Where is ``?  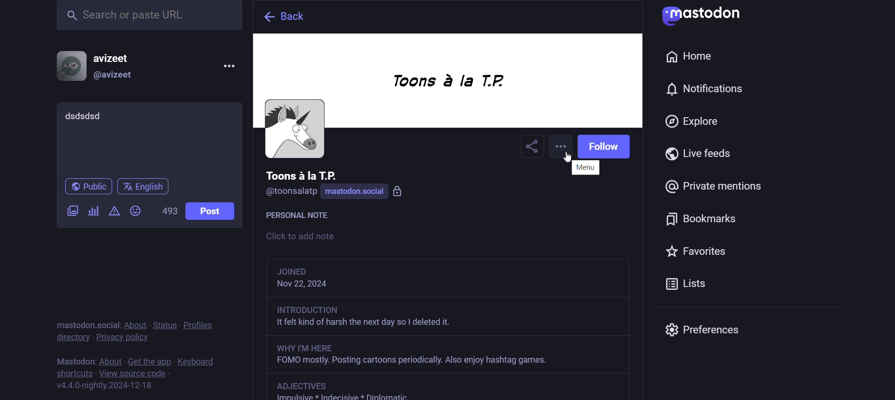
 is located at coordinates (446, 356).